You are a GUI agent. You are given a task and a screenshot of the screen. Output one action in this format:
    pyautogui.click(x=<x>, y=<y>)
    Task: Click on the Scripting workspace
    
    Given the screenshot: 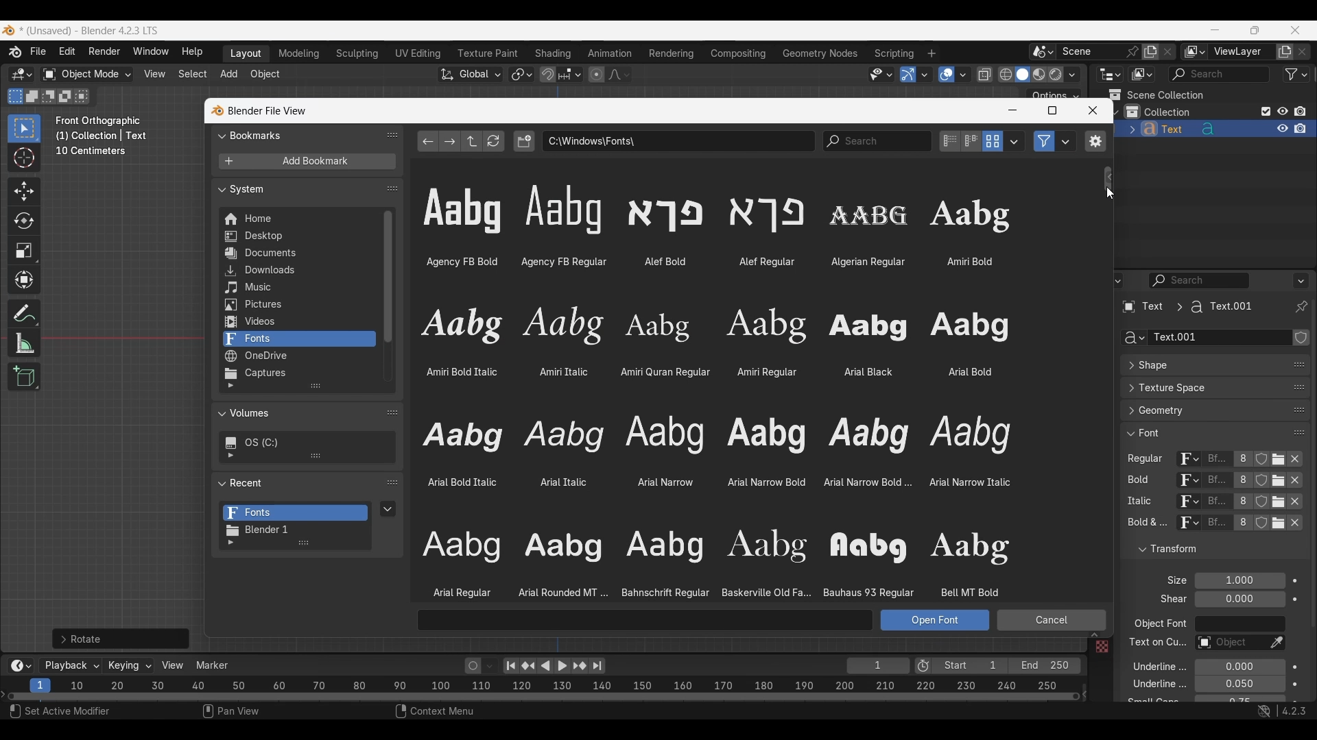 What is the action you would take?
    pyautogui.click(x=892, y=53)
    